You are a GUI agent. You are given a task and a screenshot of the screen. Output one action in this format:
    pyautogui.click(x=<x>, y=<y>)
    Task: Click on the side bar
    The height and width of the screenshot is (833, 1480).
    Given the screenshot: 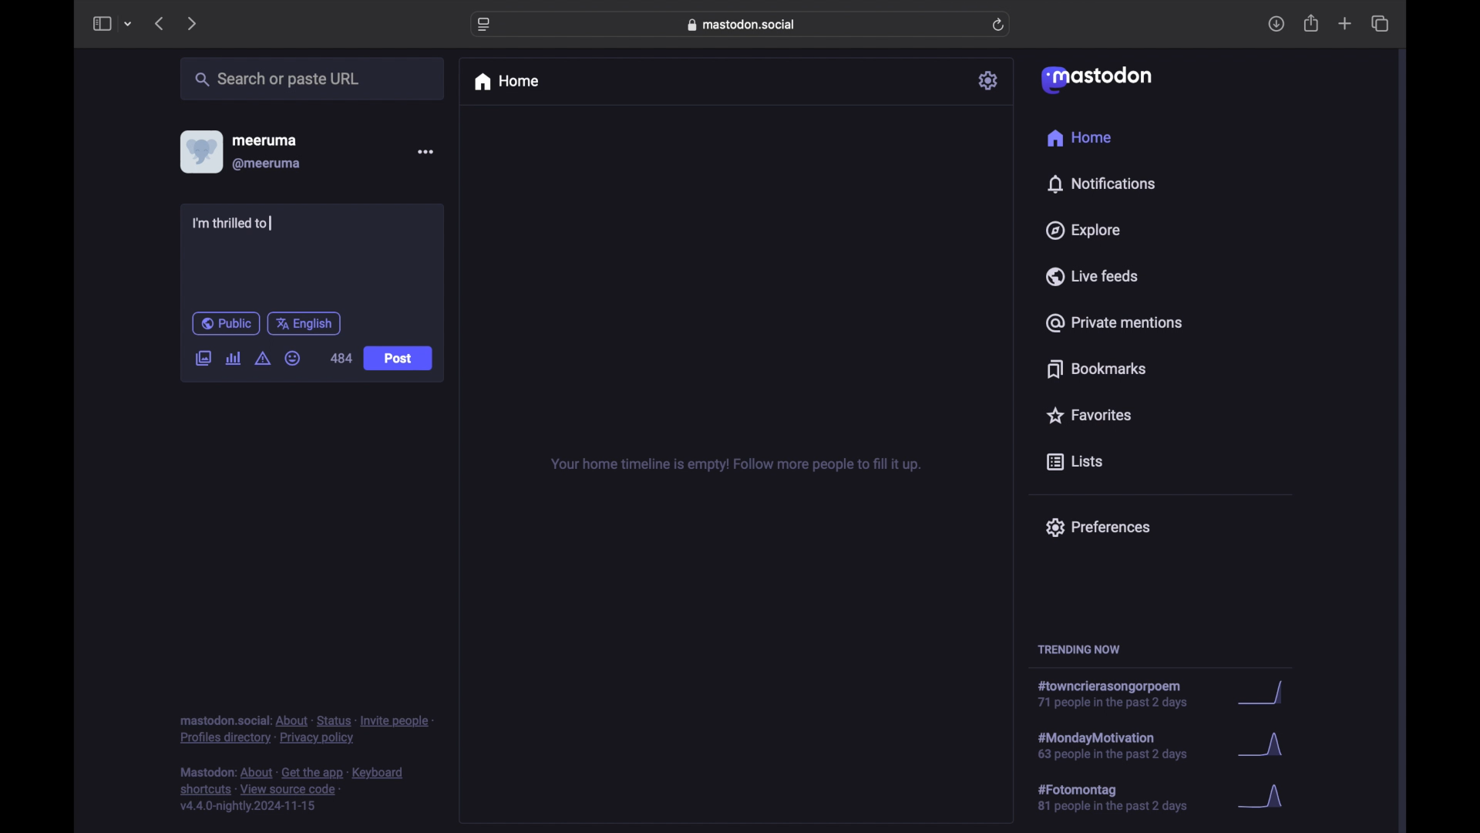 What is the action you would take?
    pyautogui.click(x=101, y=23)
    